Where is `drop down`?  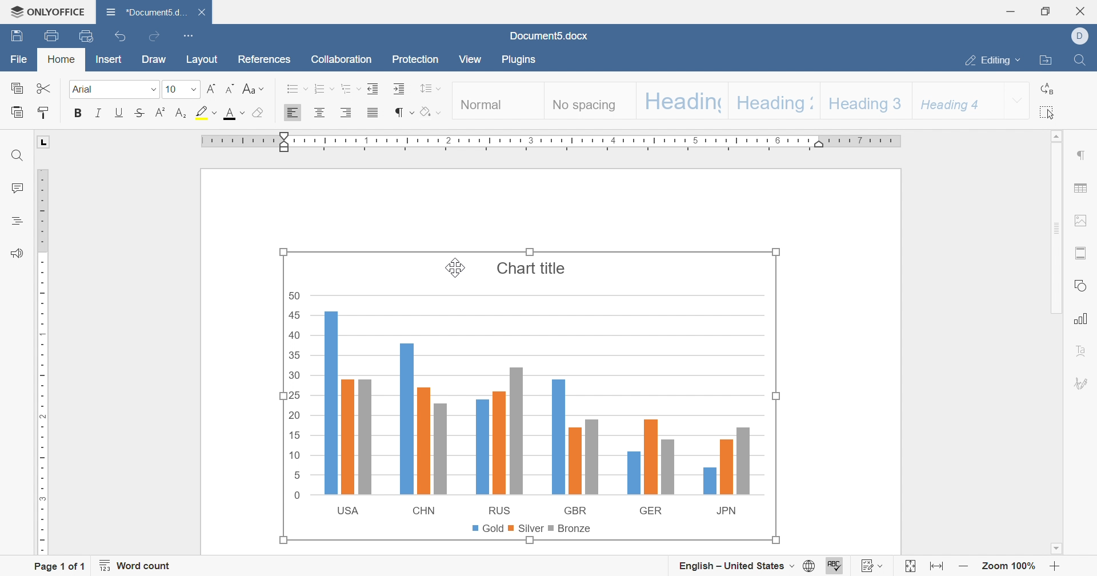
drop down is located at coordinates (153, 90).